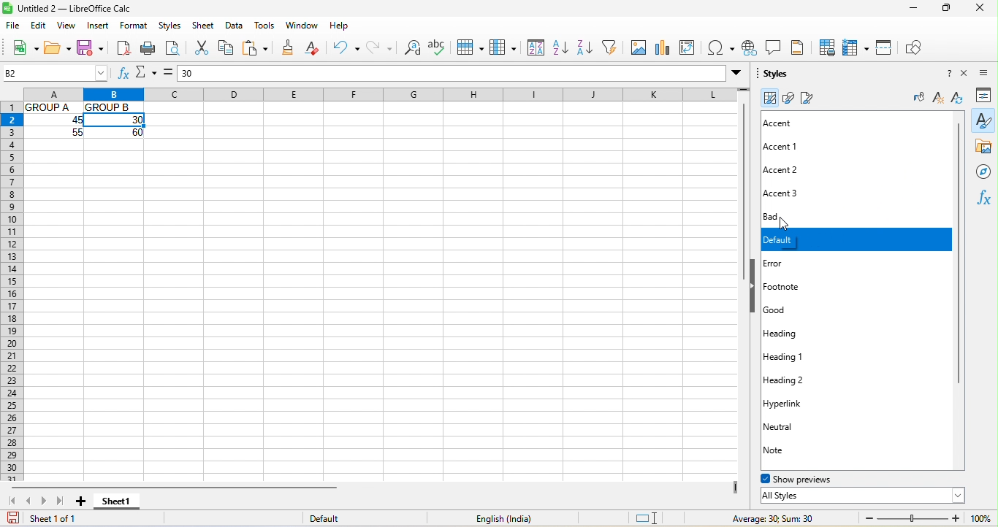 The image size is (998, 527). Describe the element at coordinates (804, 287) in the screenshot. I see `footnote` at that location.